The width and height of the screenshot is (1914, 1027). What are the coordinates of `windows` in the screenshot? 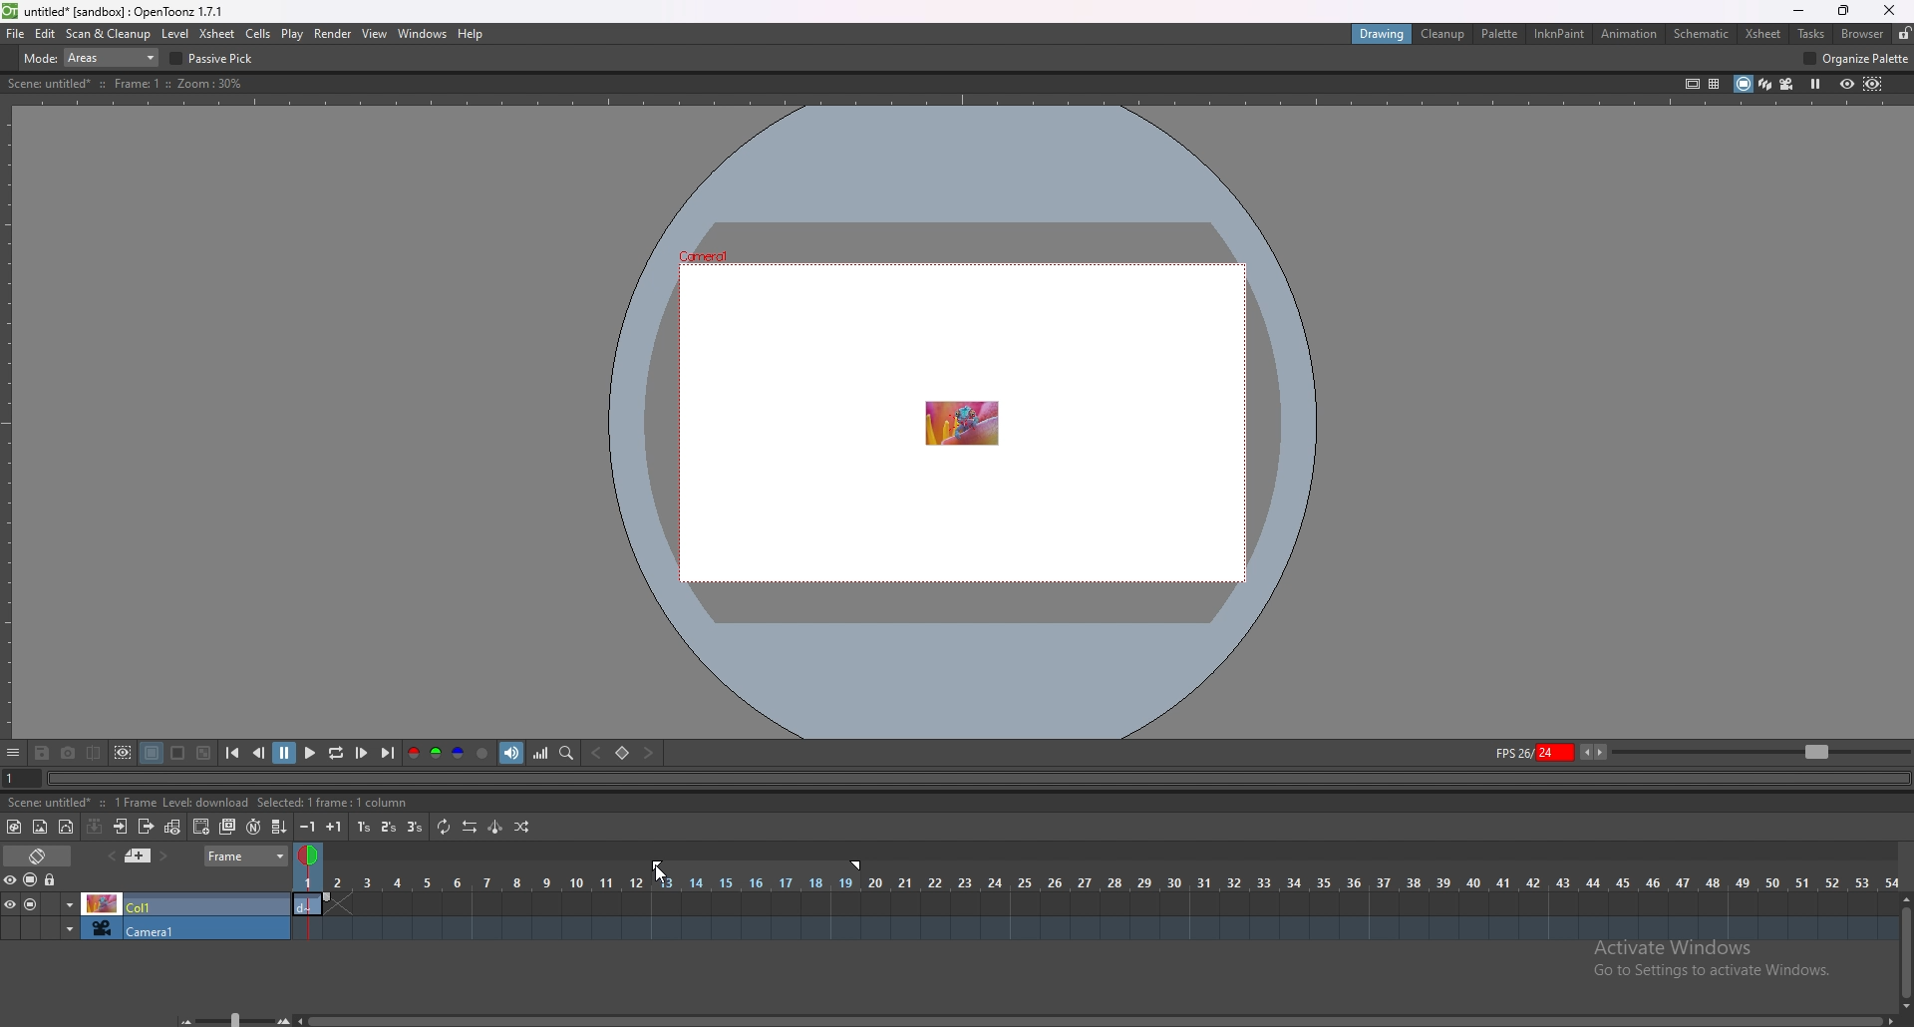 It's located at (423, 34).